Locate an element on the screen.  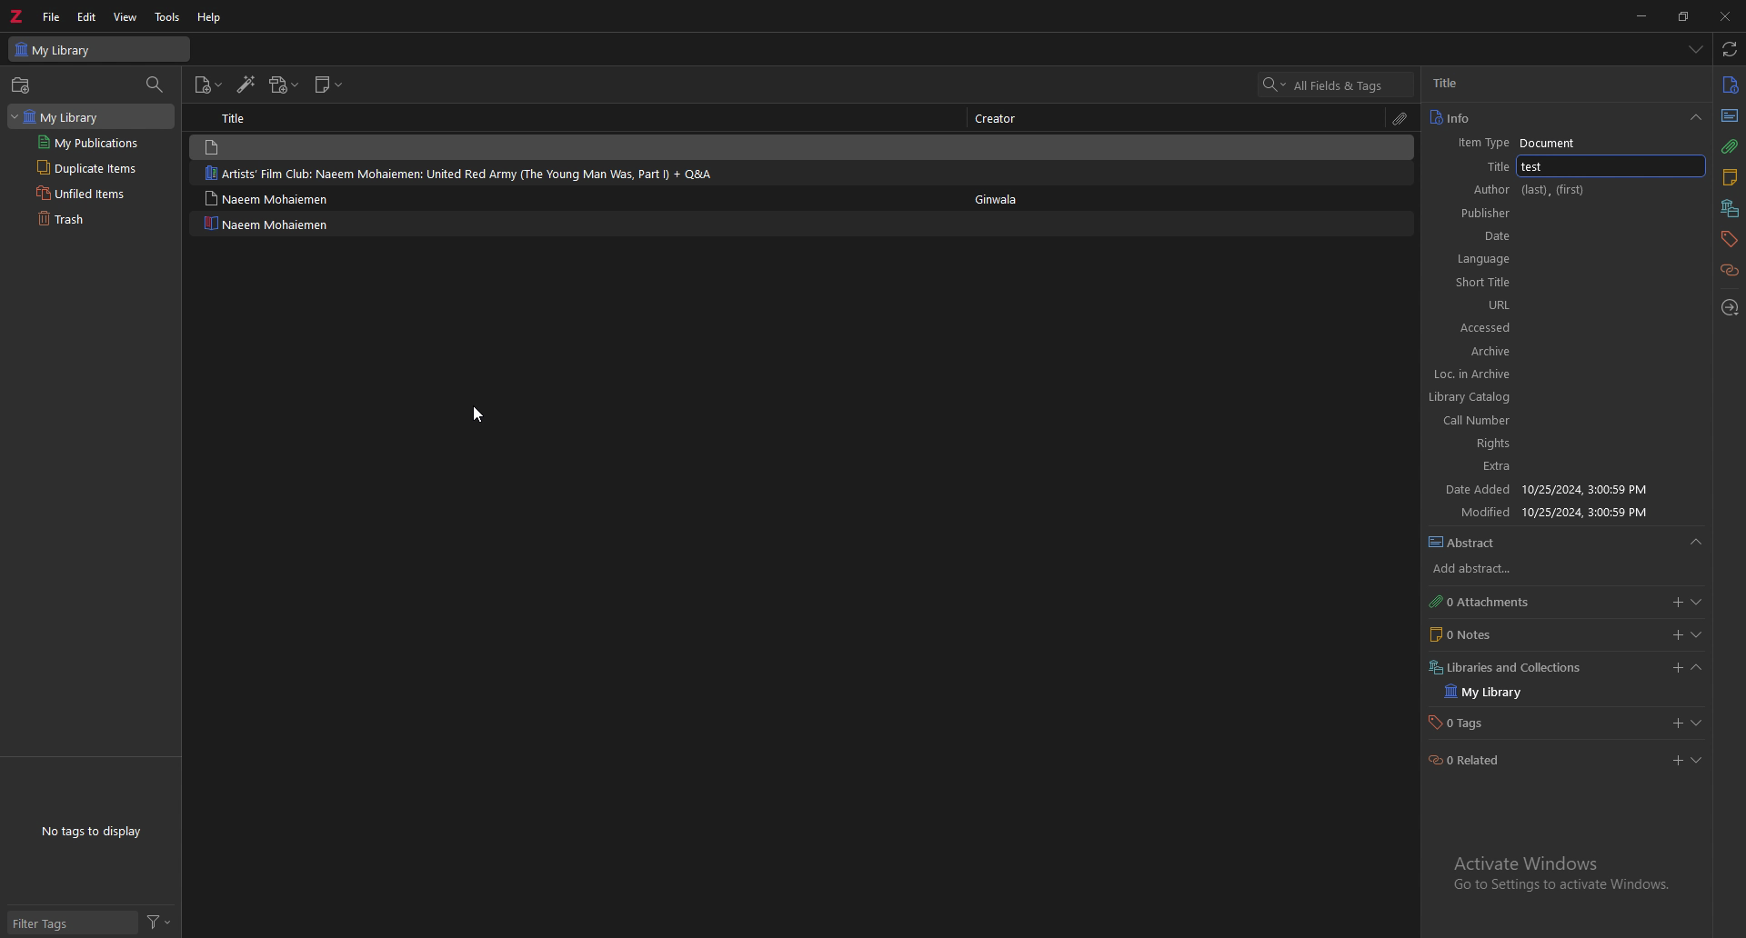
series is located at coordinates (1505, 235).